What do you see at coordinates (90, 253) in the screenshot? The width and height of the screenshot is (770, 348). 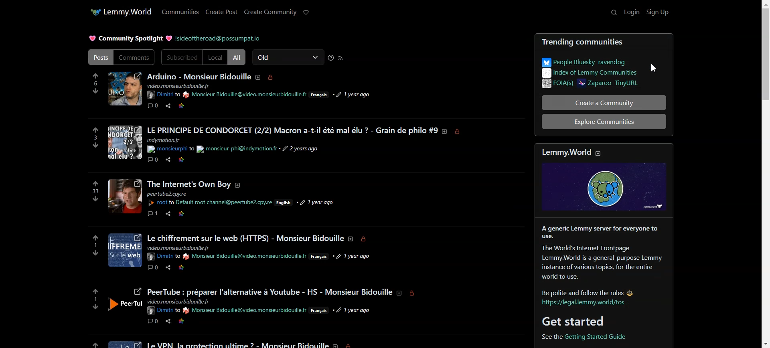 I see `downvotes` at bounding box center [90, 253].